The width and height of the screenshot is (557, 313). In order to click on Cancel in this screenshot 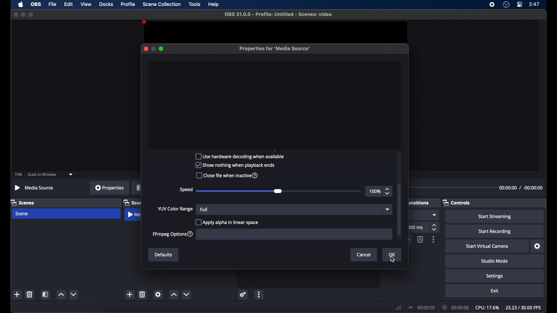, I will do `click(363, 254)`.